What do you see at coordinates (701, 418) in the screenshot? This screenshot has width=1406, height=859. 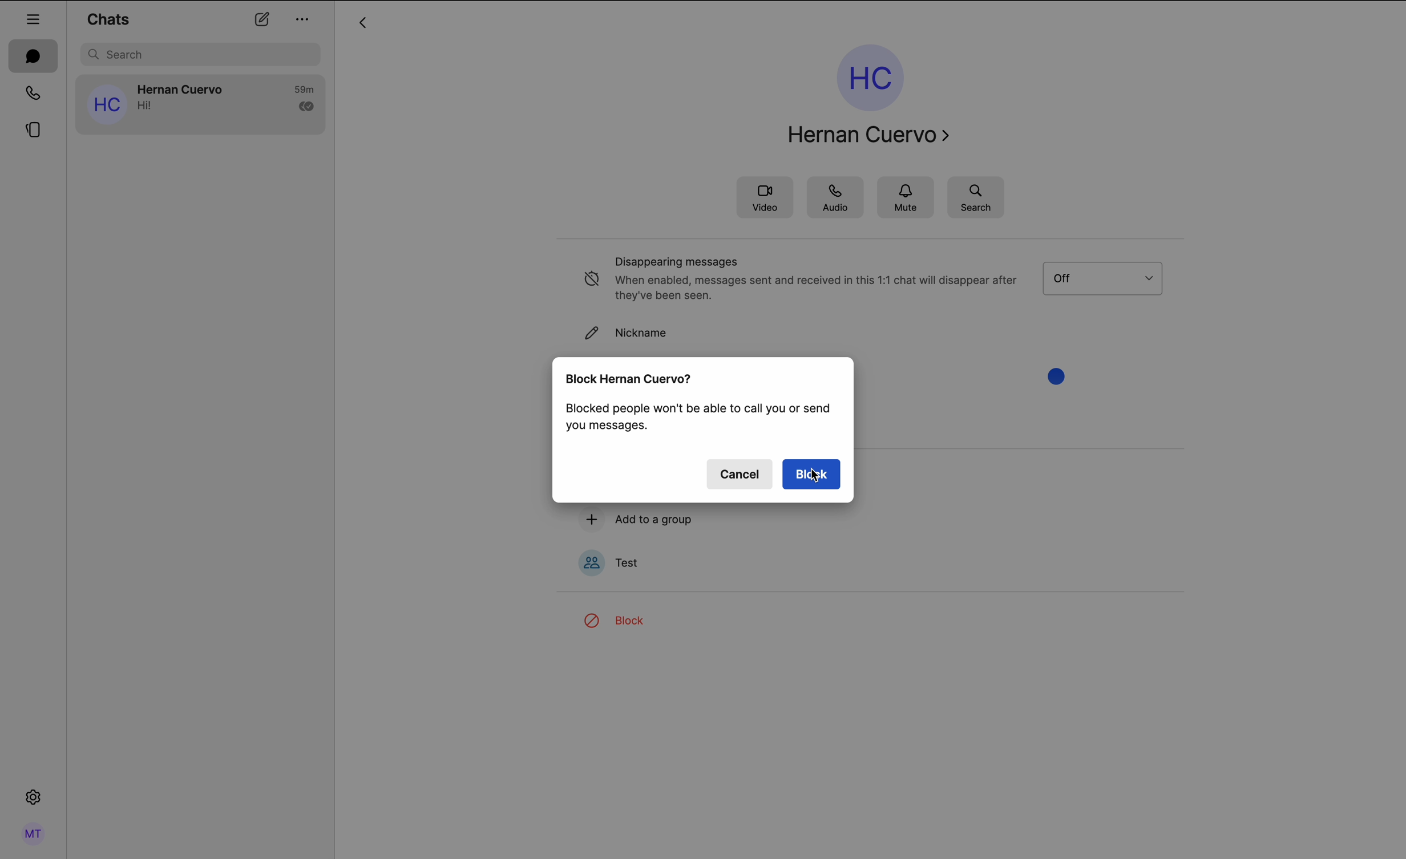 I see `blocking information` at bounding box center [701, 418].